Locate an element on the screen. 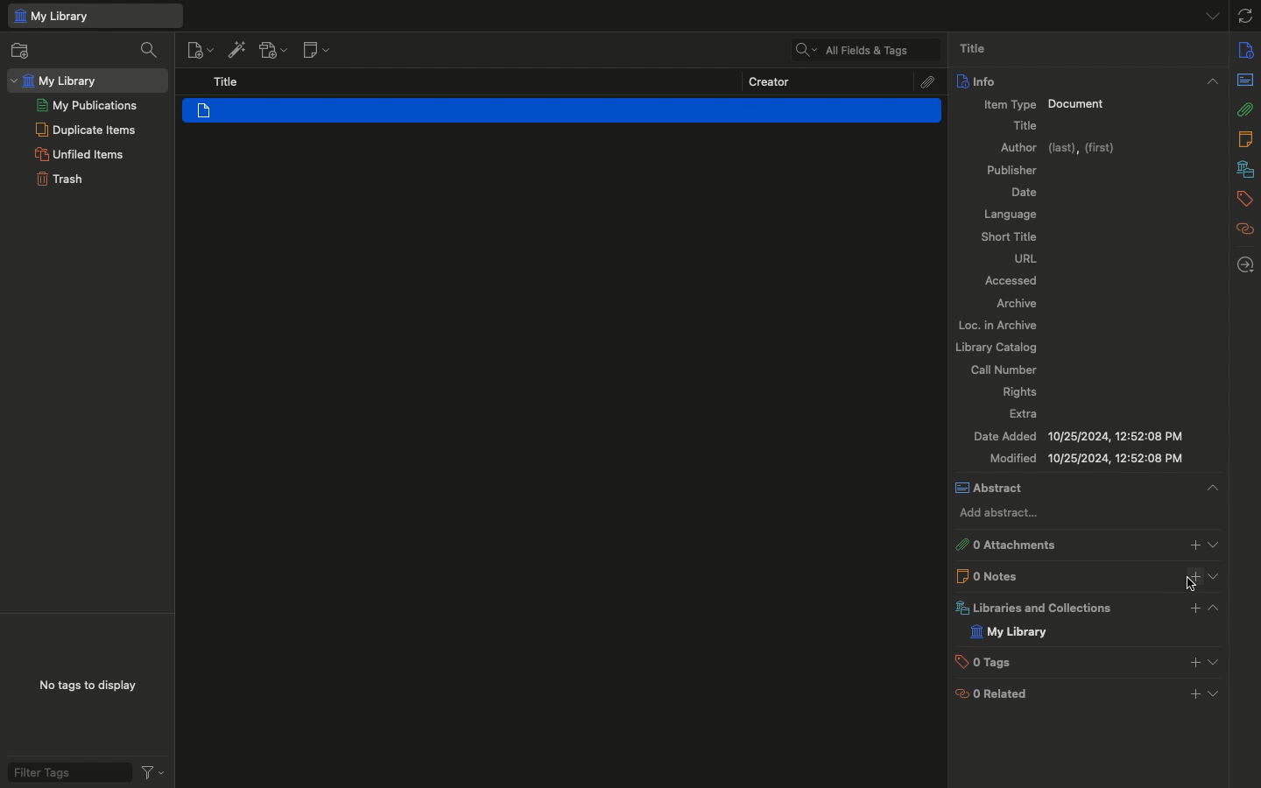  Filter collections is located at coordinates (149, 51).